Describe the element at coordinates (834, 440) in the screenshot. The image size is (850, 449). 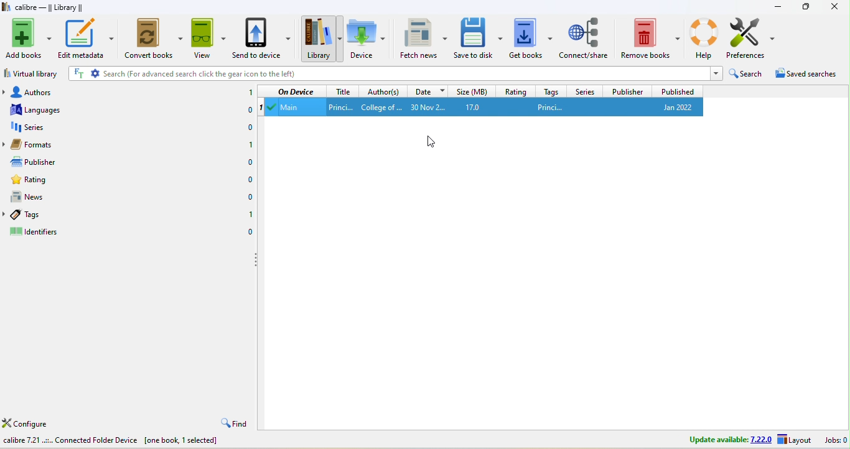
I see `jobs 0` at that location.